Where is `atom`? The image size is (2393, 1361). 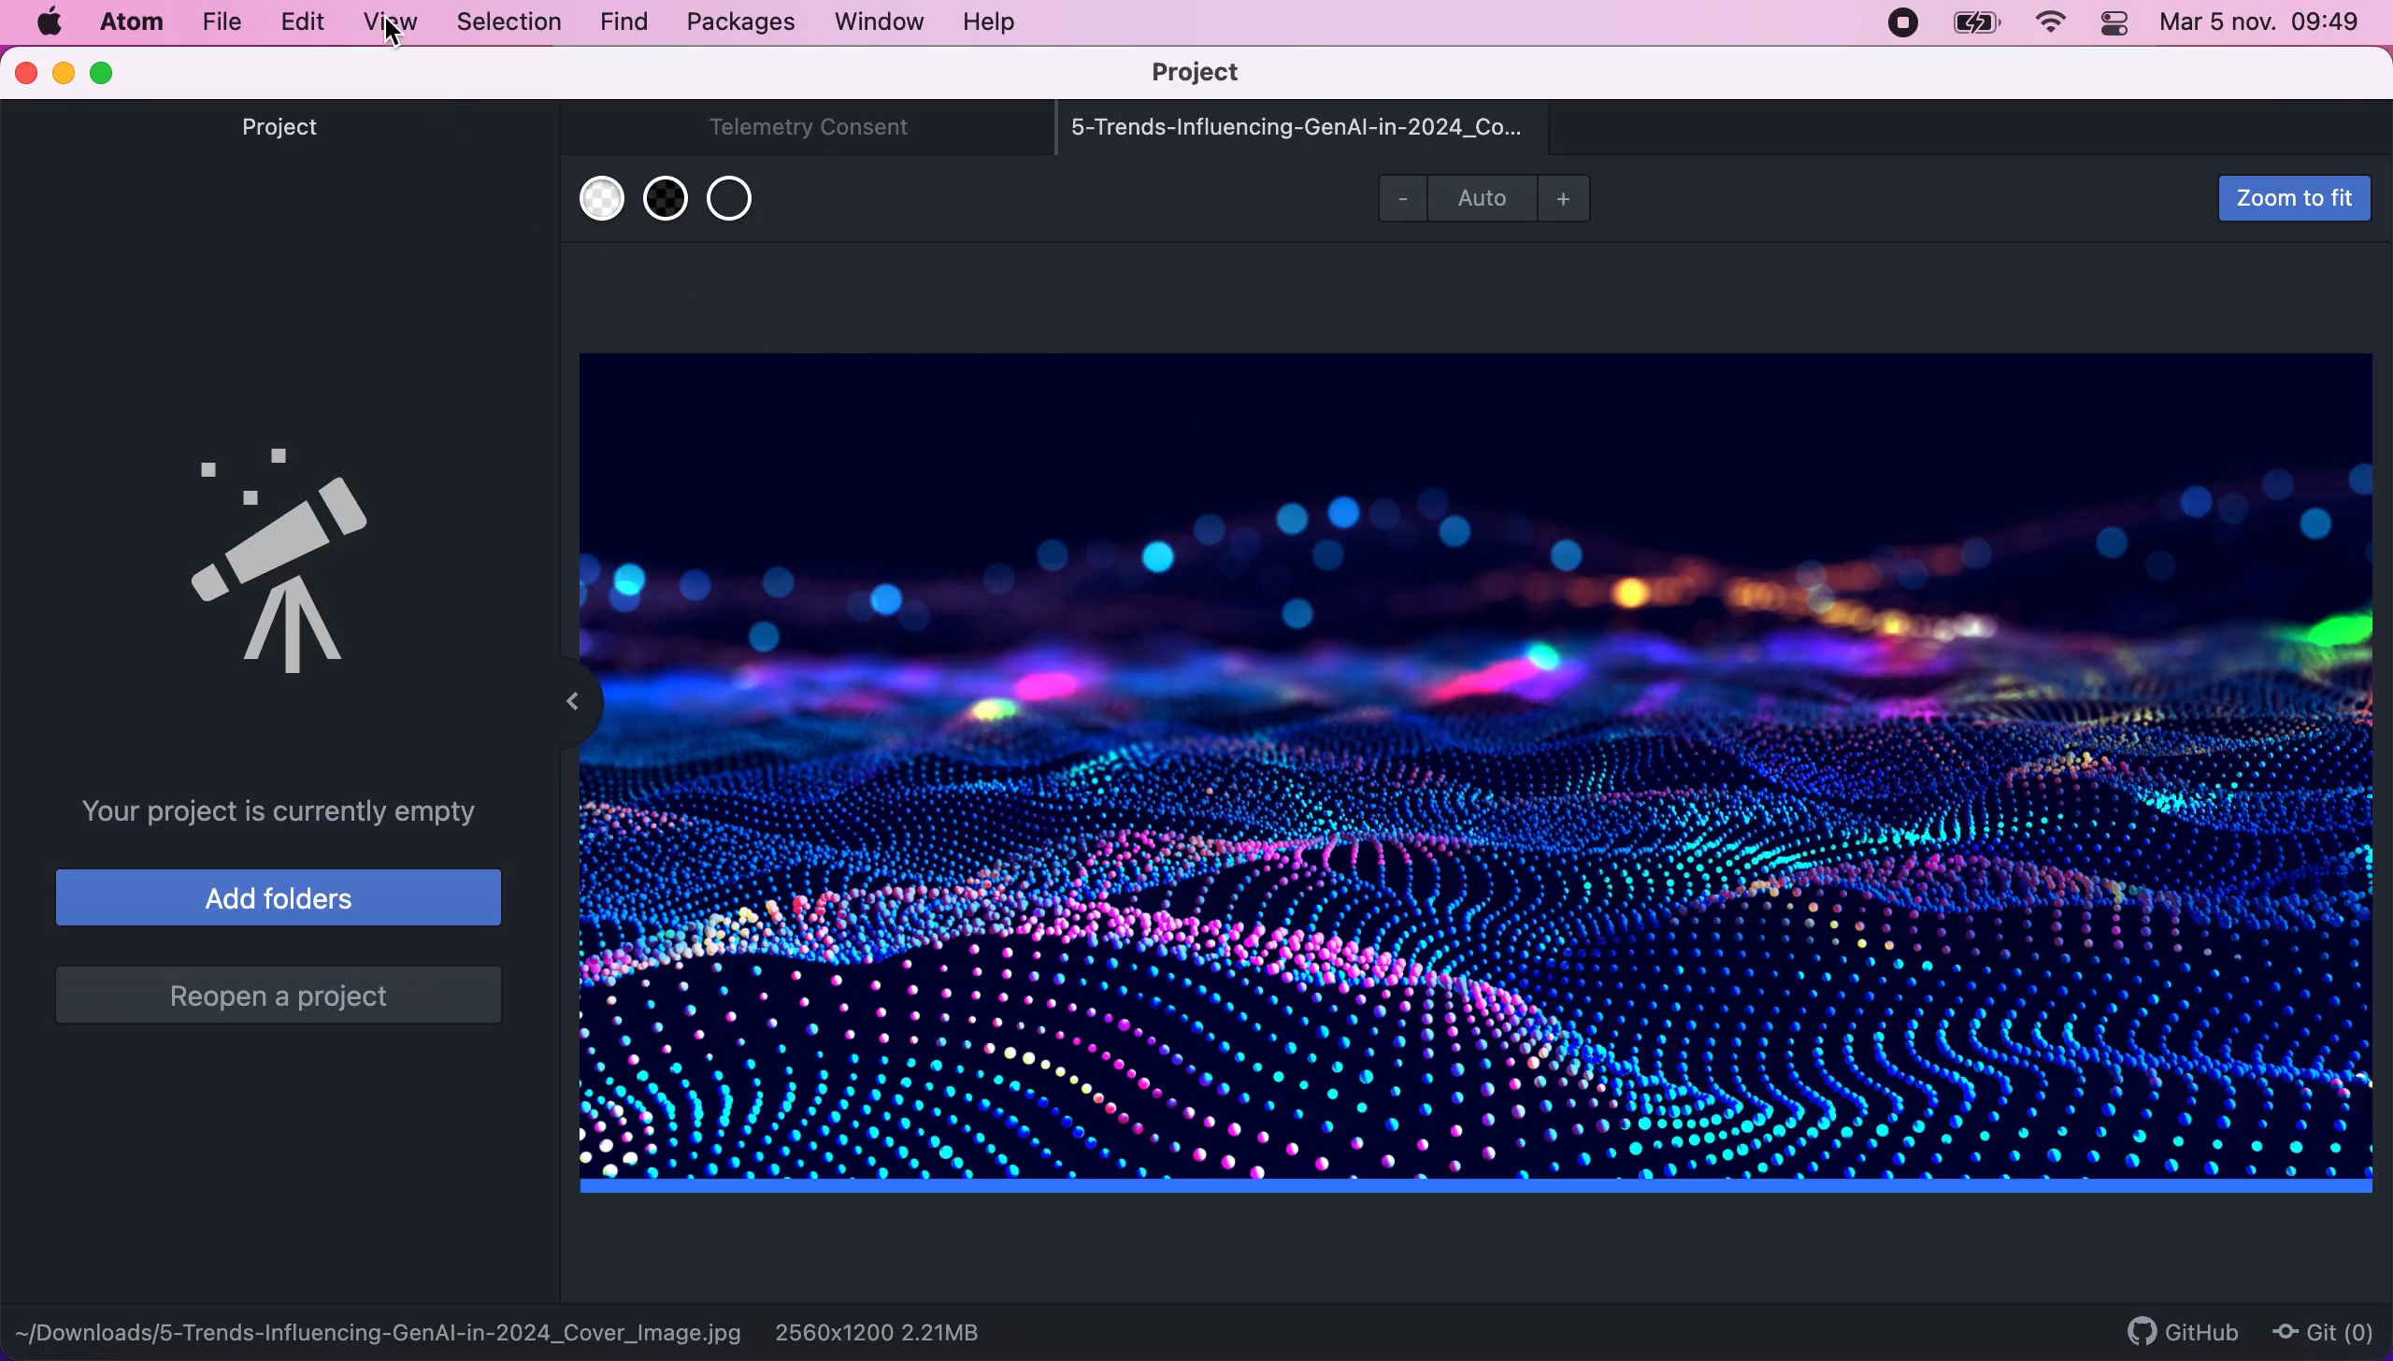
atom is located at coordinates (135, 26).